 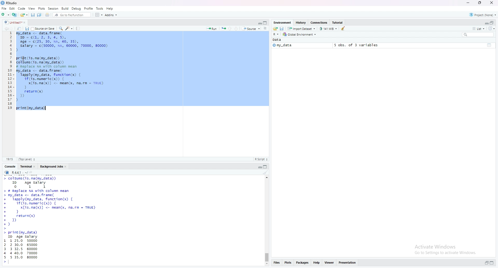 I want to click on show document outline, so click(x=266, y=29).